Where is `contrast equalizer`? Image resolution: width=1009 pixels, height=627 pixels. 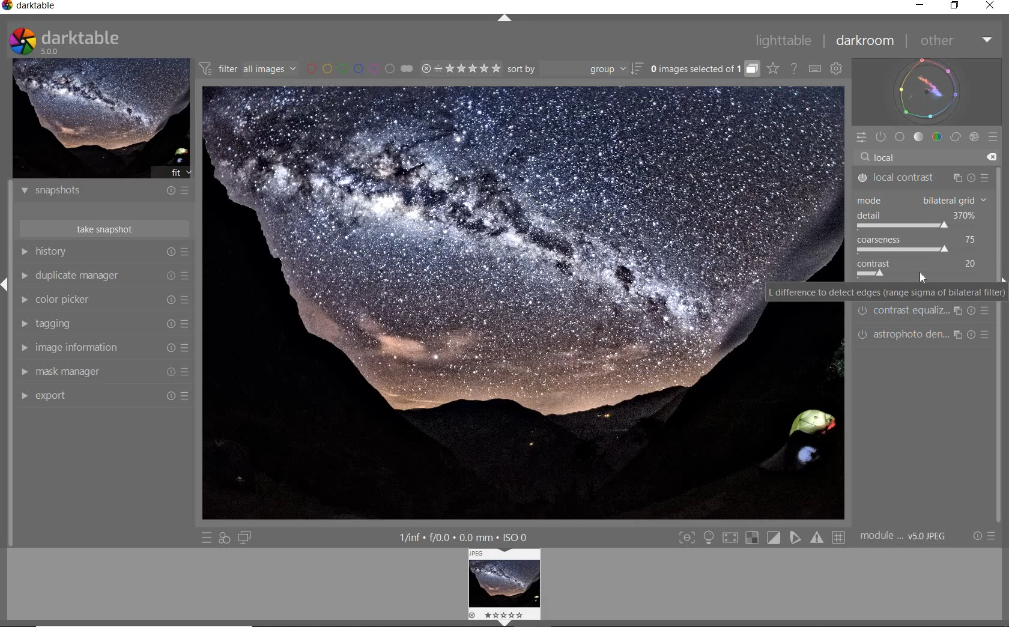 contrast equalizer is located at coordinates (911, 313).